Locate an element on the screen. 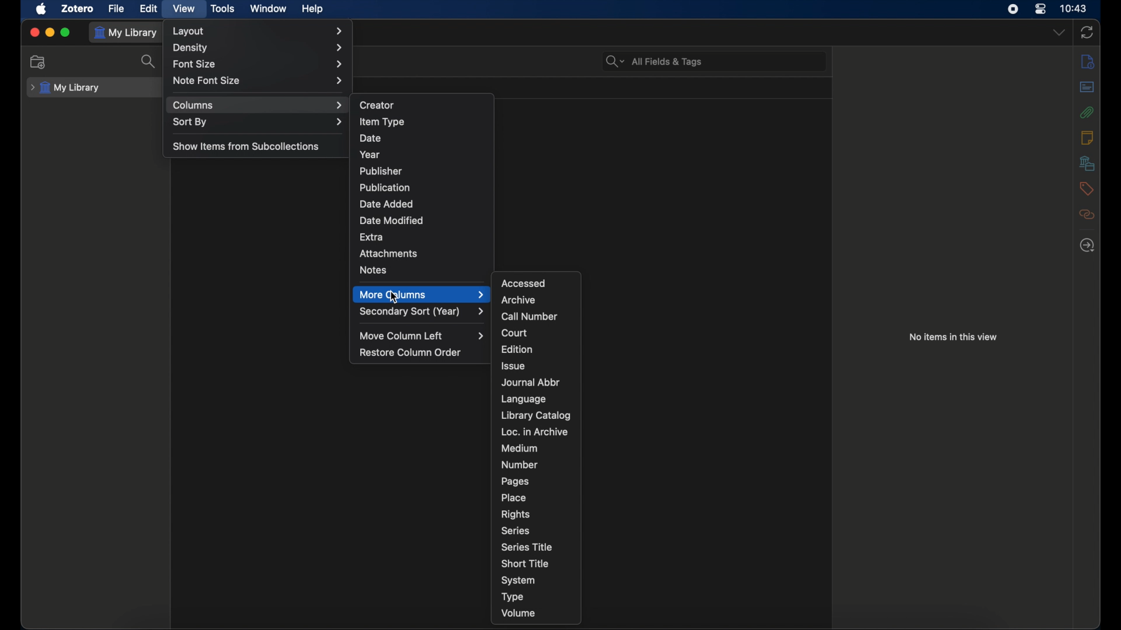  abstract is located at coordinates (1087, 86).